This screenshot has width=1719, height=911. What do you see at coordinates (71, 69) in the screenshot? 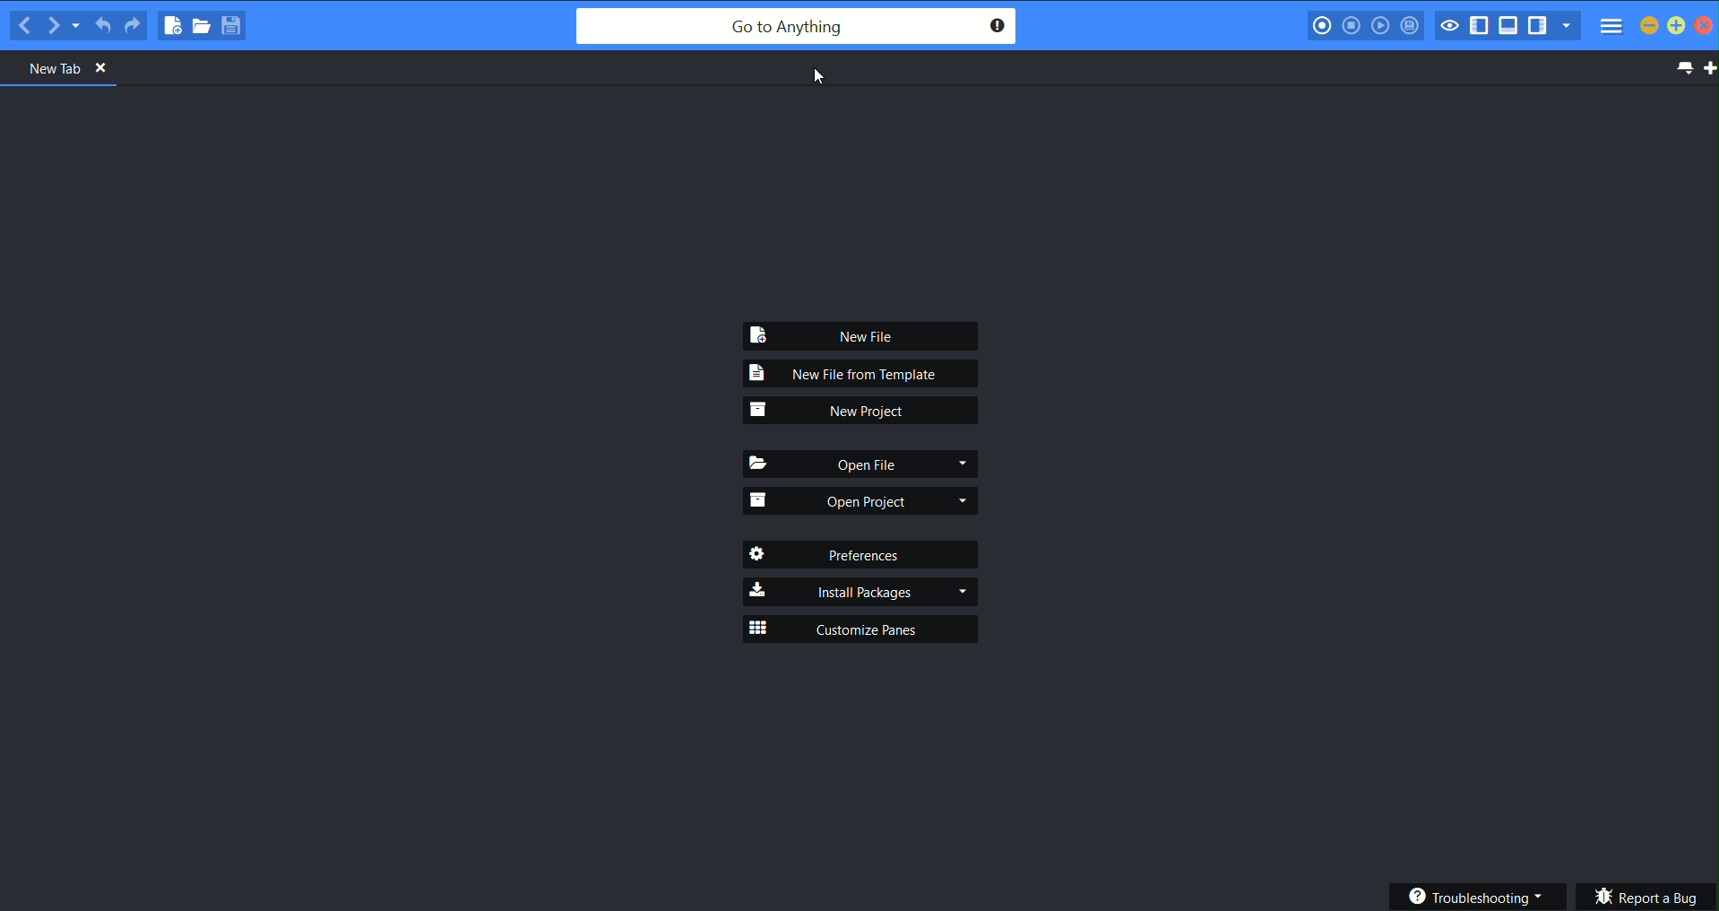
I see `New tab` at bounding box center [71, 69].